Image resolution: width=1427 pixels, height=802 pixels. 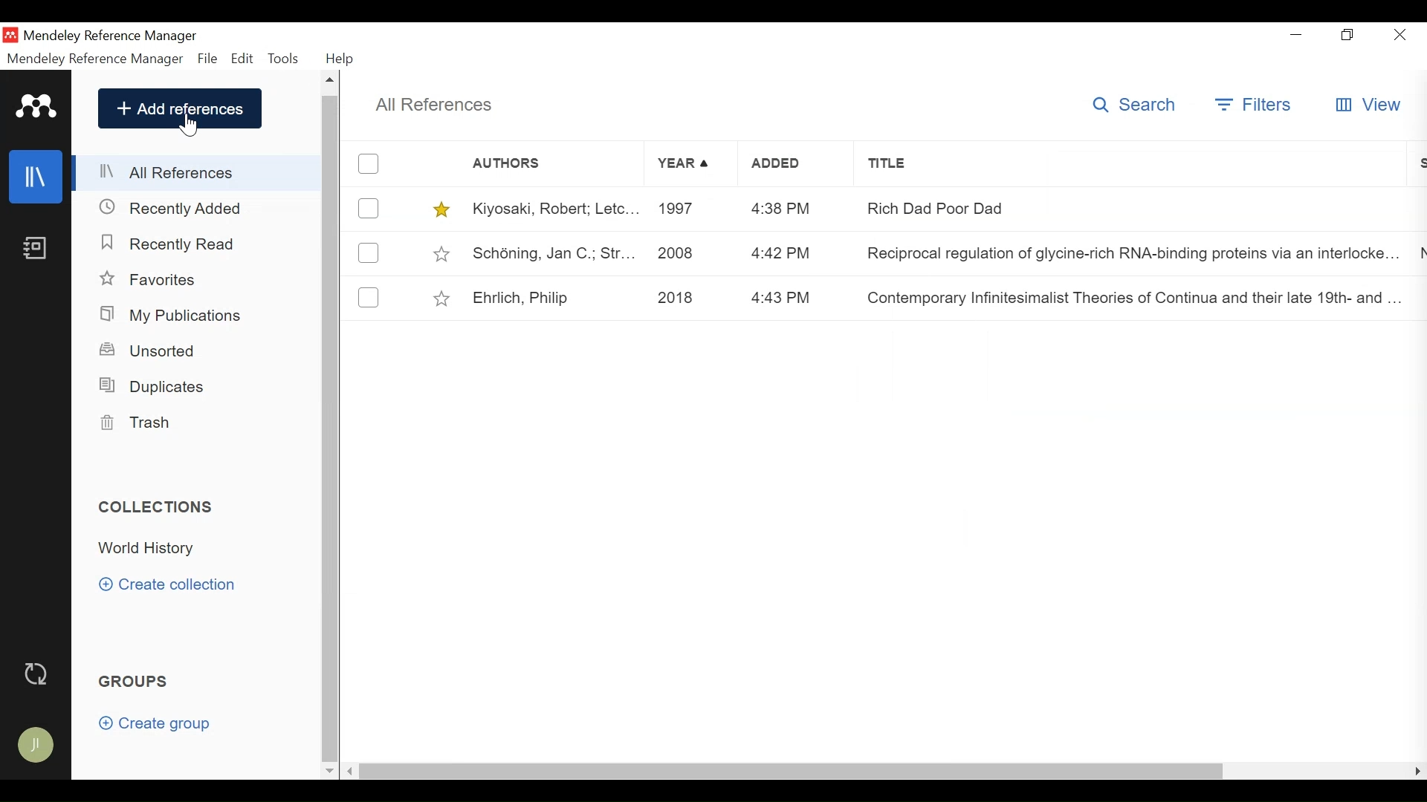 I want to click on Recently Read, so click(x=177, y=244).